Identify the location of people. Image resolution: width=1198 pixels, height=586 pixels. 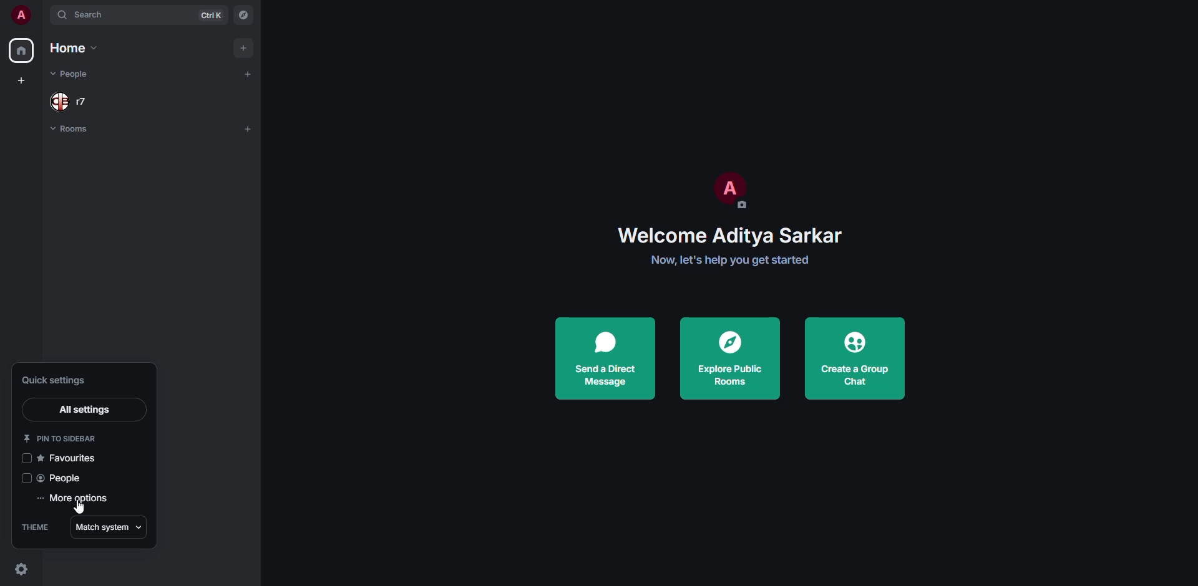
(62, 478).